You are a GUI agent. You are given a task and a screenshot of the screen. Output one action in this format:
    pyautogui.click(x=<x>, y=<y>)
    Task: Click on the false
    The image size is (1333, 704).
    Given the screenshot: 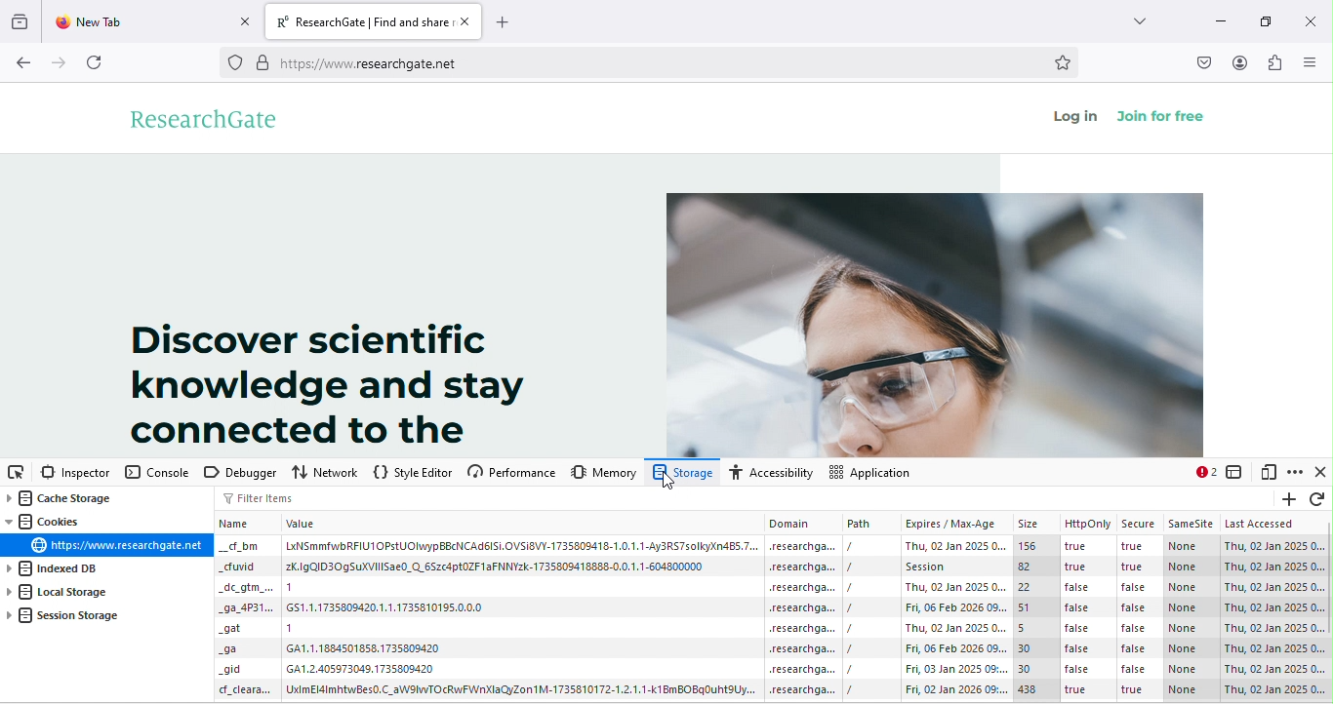 What is the action you would take?
    pyautogui.click(x=1077, y=607)
    